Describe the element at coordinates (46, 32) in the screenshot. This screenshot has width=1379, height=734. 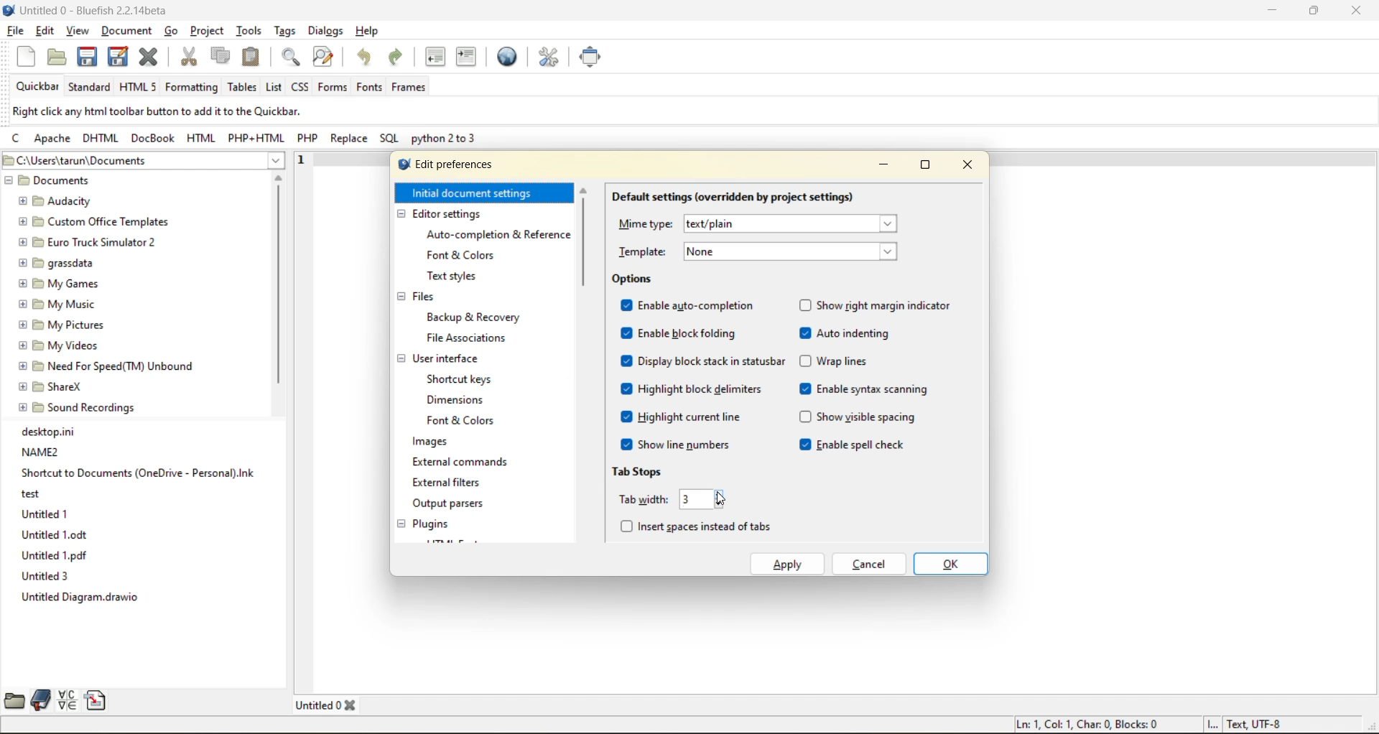
I see `edit` at that location.